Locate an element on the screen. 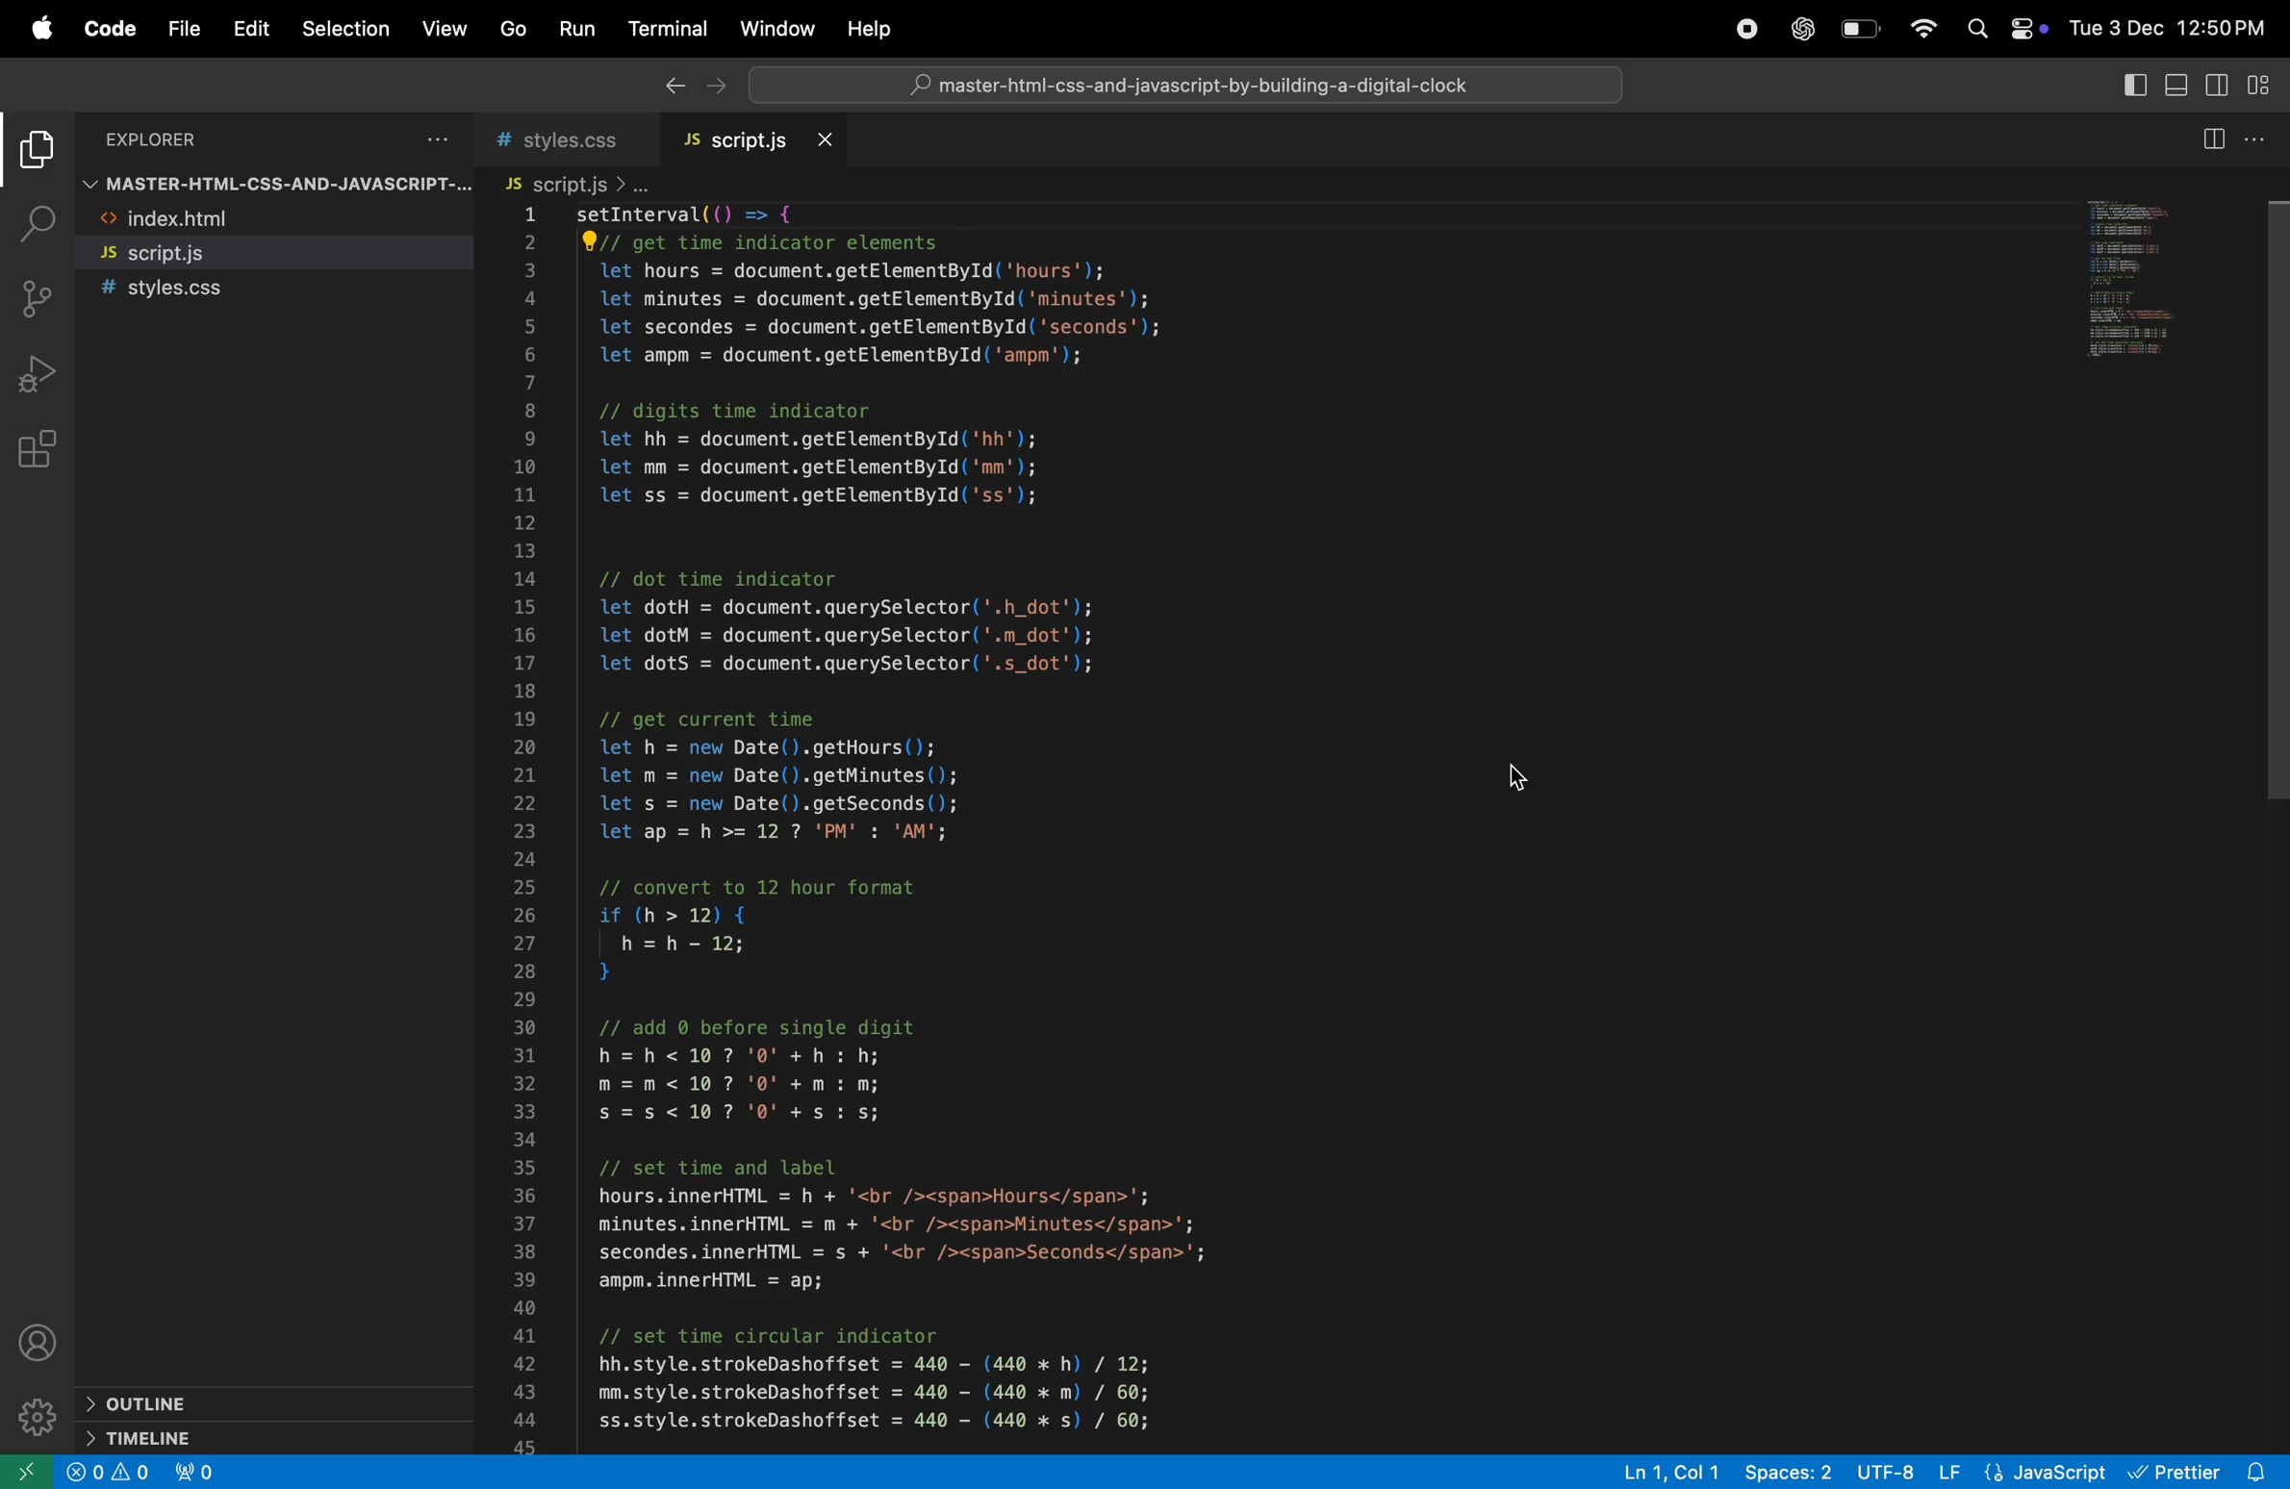 The width and height of the screenshot is (2290, 1489). selection is located at coordinates (346, 29).